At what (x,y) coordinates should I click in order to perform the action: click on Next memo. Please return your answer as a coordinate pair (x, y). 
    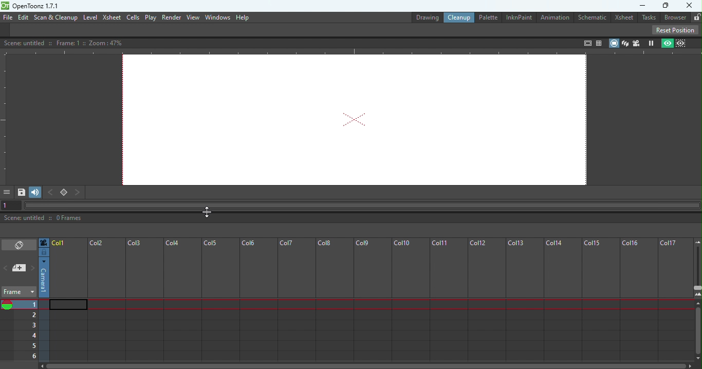
    Looking at the image, I should click on (32, 270).